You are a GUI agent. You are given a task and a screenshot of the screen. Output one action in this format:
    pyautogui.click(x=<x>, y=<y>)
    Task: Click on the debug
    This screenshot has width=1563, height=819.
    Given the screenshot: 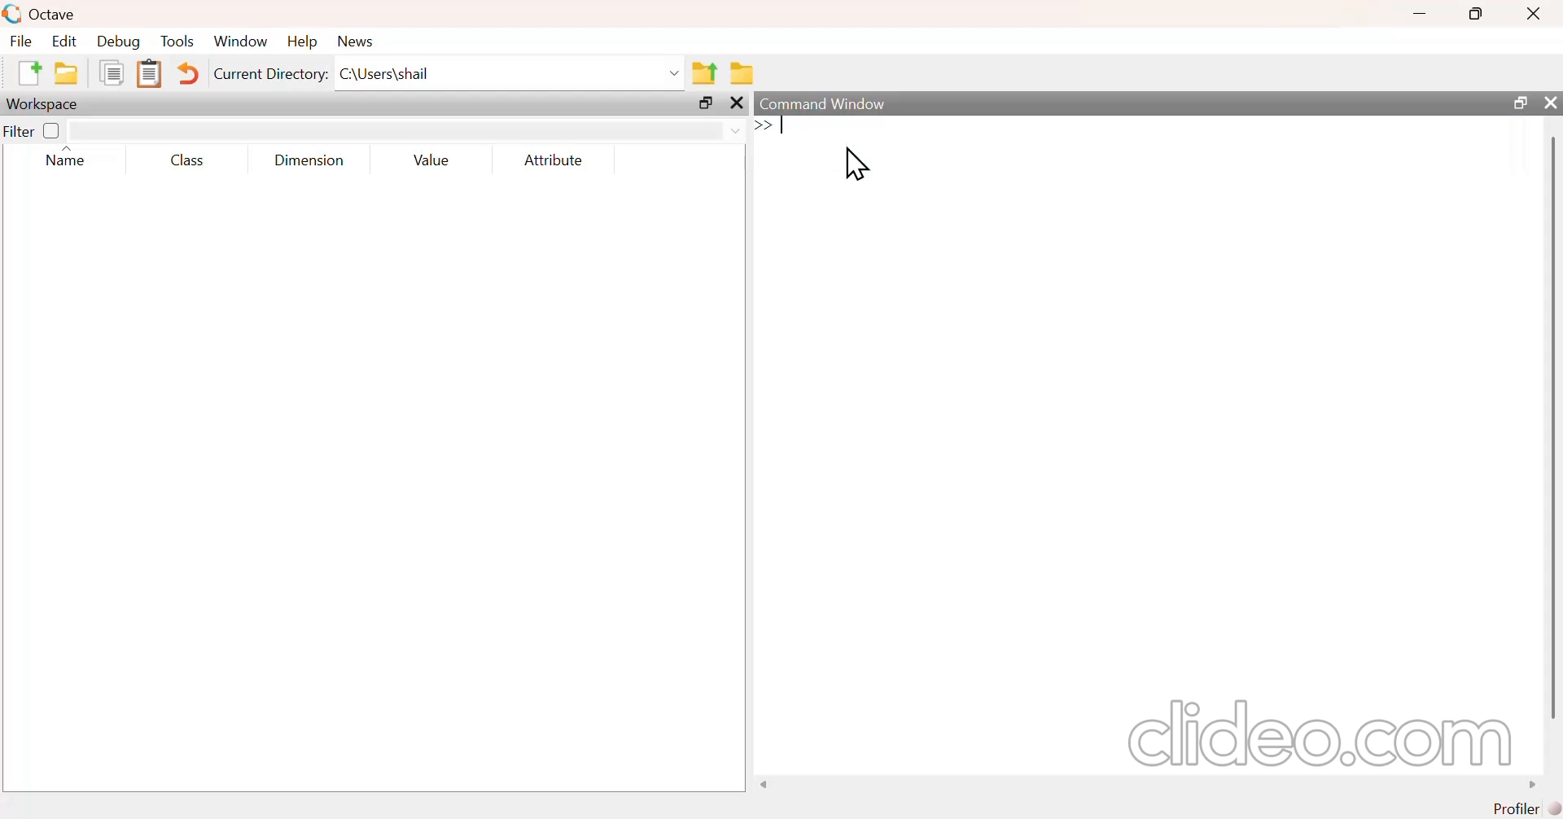 What is the action you would take?
    pyautogui.click(x=119, y=41)
    